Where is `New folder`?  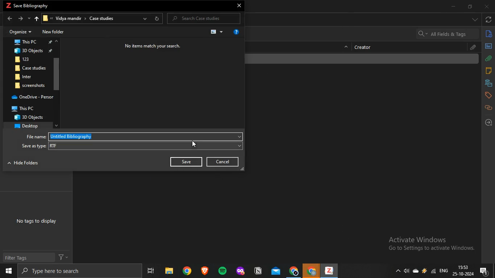 New folder is located at coordinates (56, 32).